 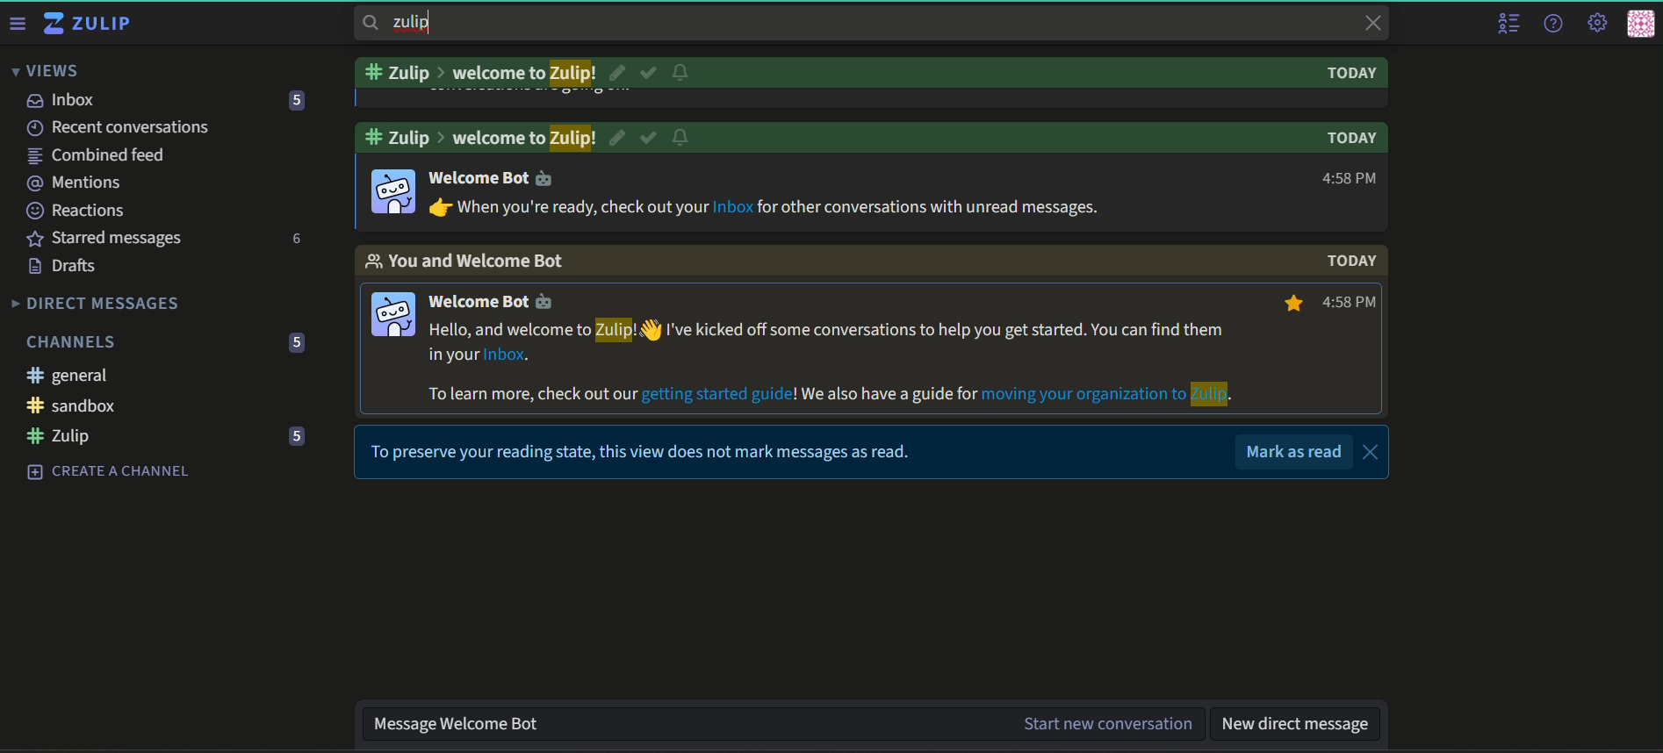 What do you see at coordinates (295, 99) in the screenshot?
I see `number` at bounding box center [295, 99].